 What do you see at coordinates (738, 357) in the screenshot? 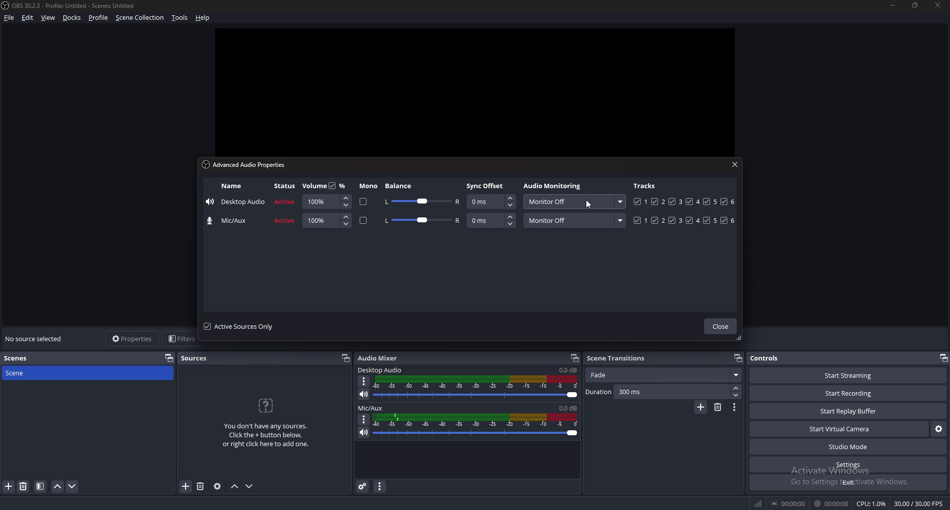
I see `popout` at bounding box center [738, 357].